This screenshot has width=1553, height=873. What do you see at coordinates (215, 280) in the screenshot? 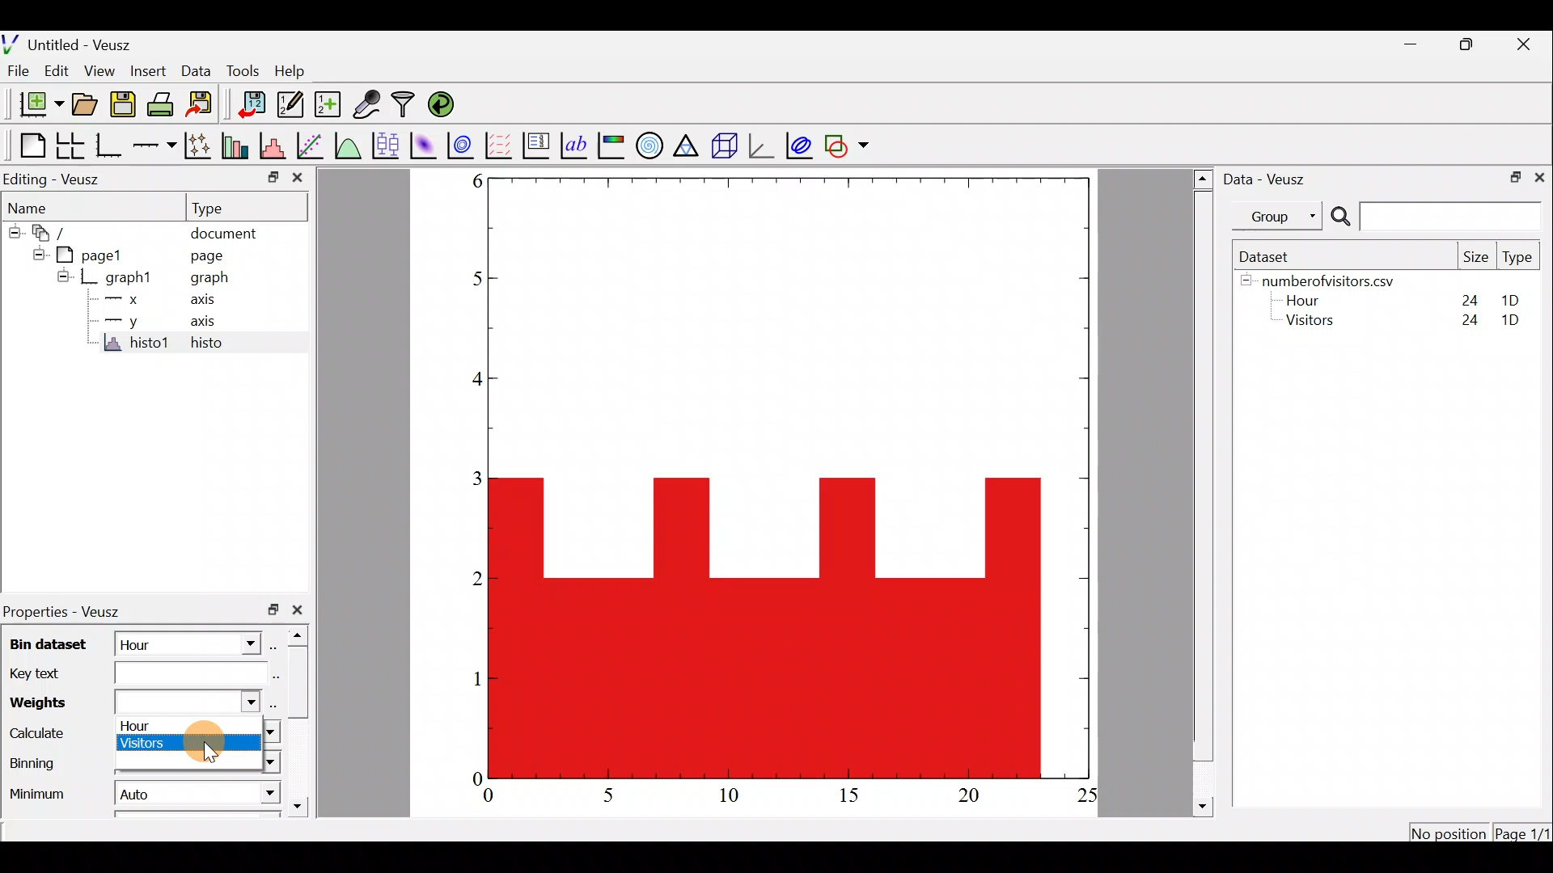
I see `graph` at bounding box center [215, 280].